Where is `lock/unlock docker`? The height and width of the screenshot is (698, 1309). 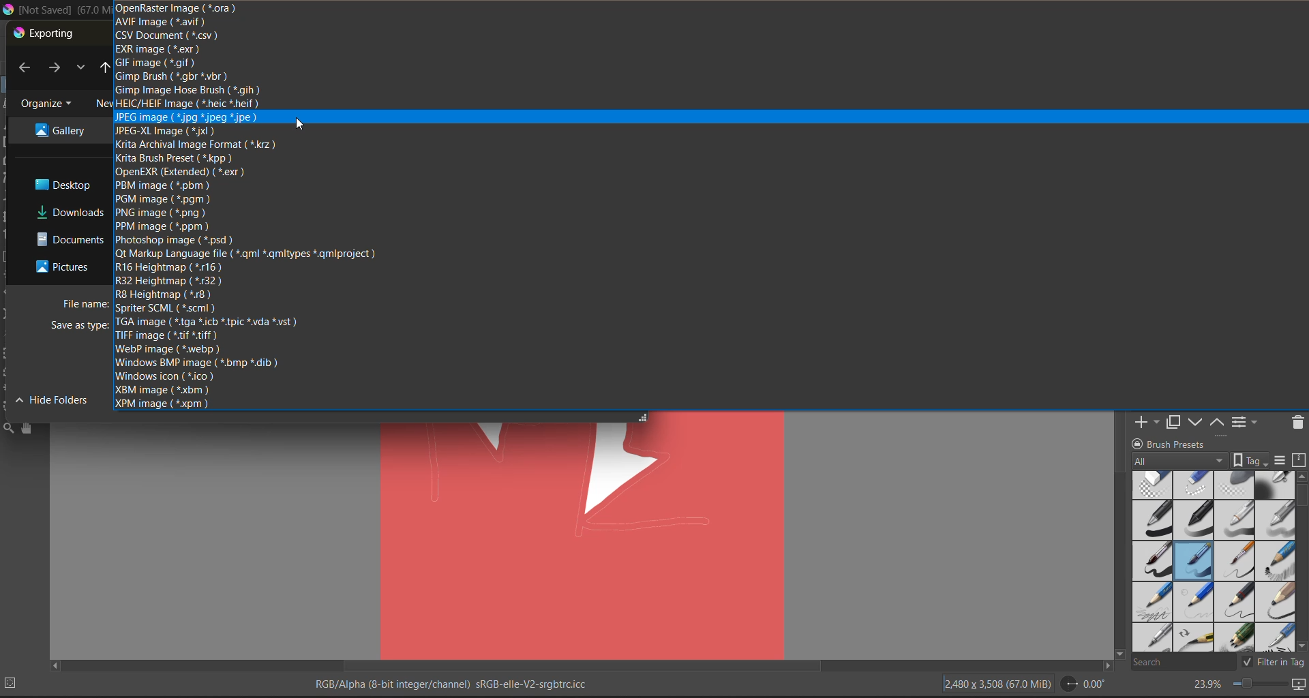
lock/unlock docker is located at coordinates (1138, 442).